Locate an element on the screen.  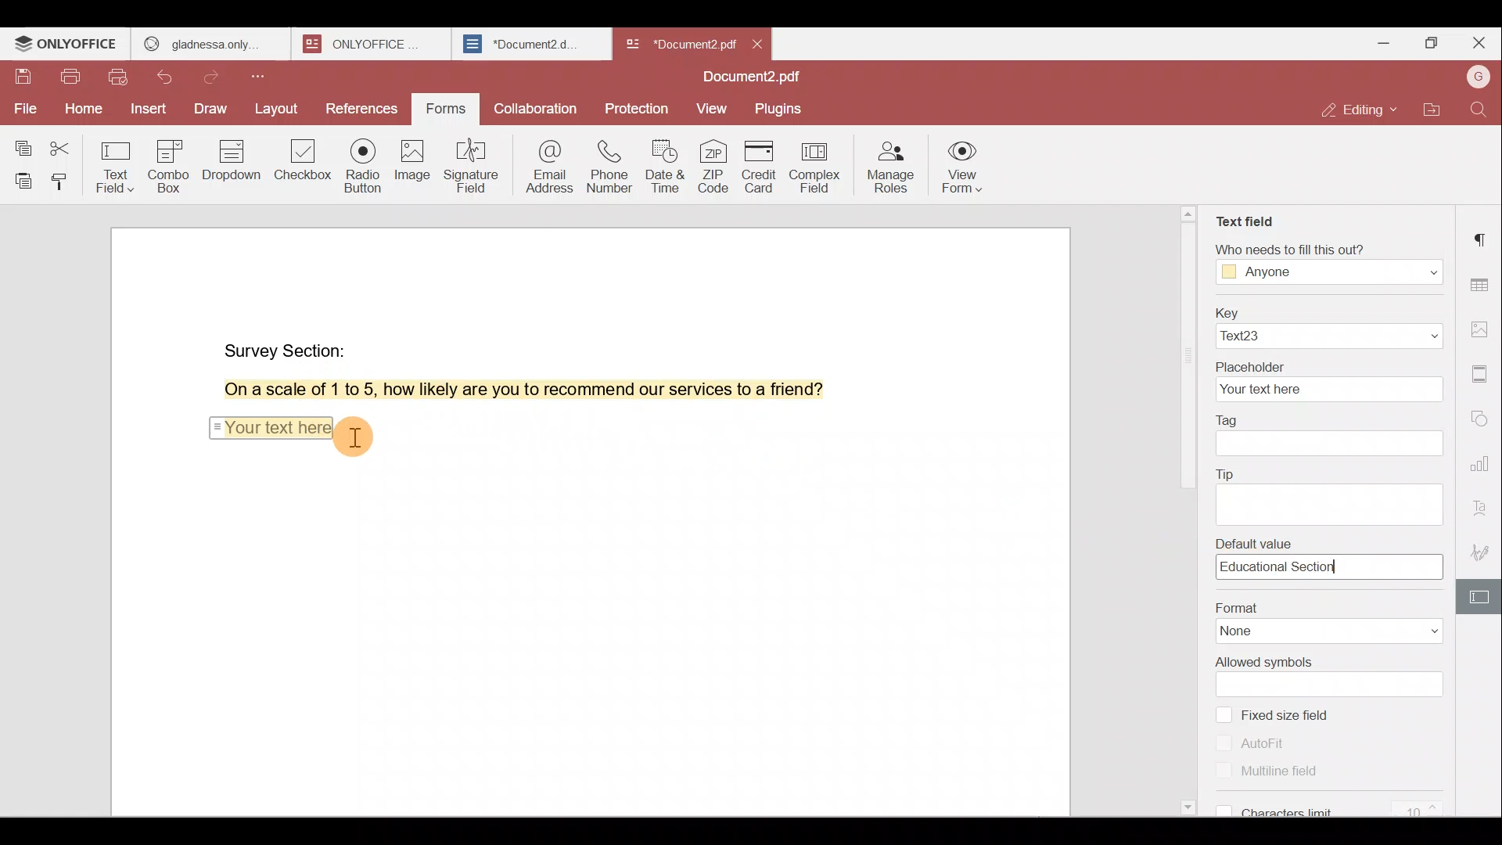
Plugins is located at coordinates (781, 107).